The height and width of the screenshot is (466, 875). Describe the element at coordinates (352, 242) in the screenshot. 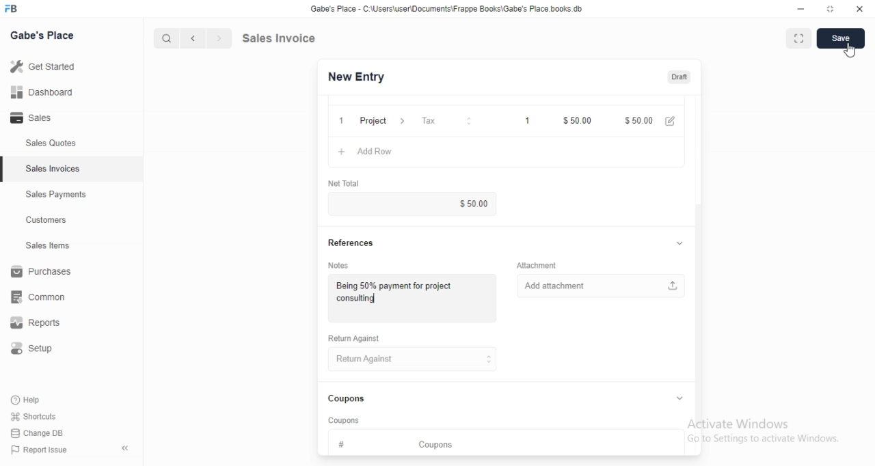

I see `References` at that location.